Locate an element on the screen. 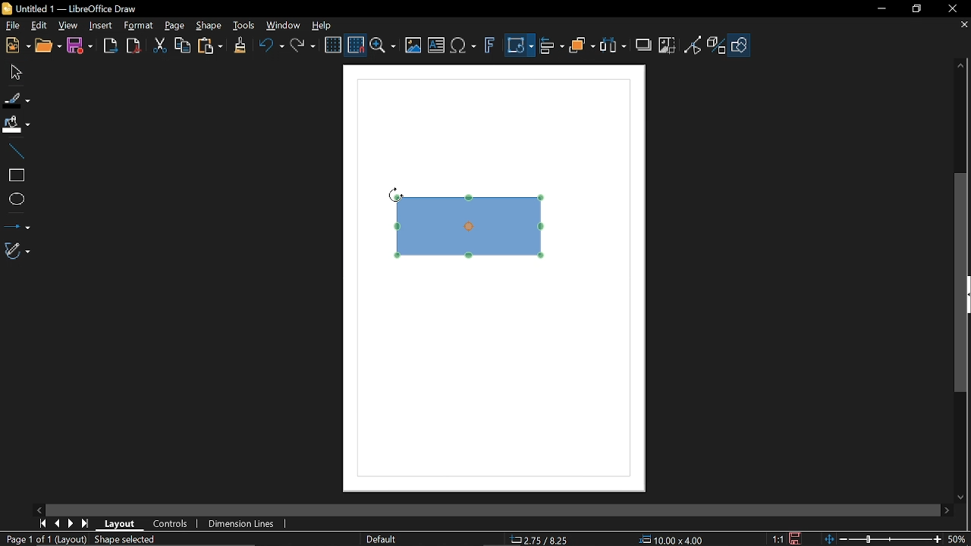 This screenshot has height=546, width=971. Cursor is located at coordinates (395, 195).